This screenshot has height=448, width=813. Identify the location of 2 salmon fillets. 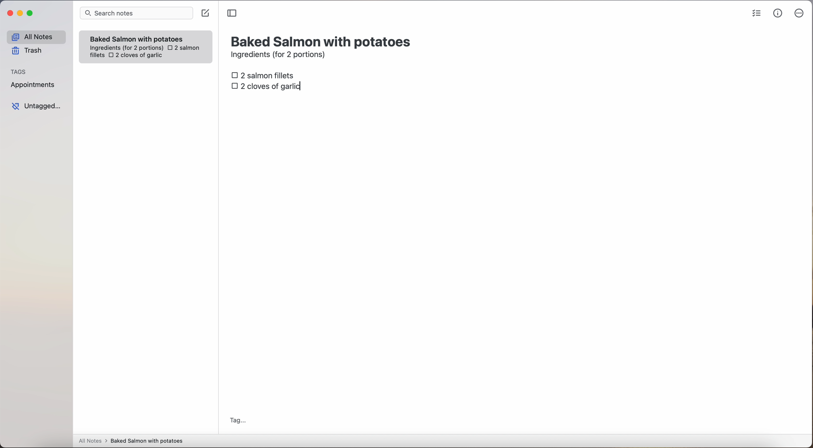
(265, 75).